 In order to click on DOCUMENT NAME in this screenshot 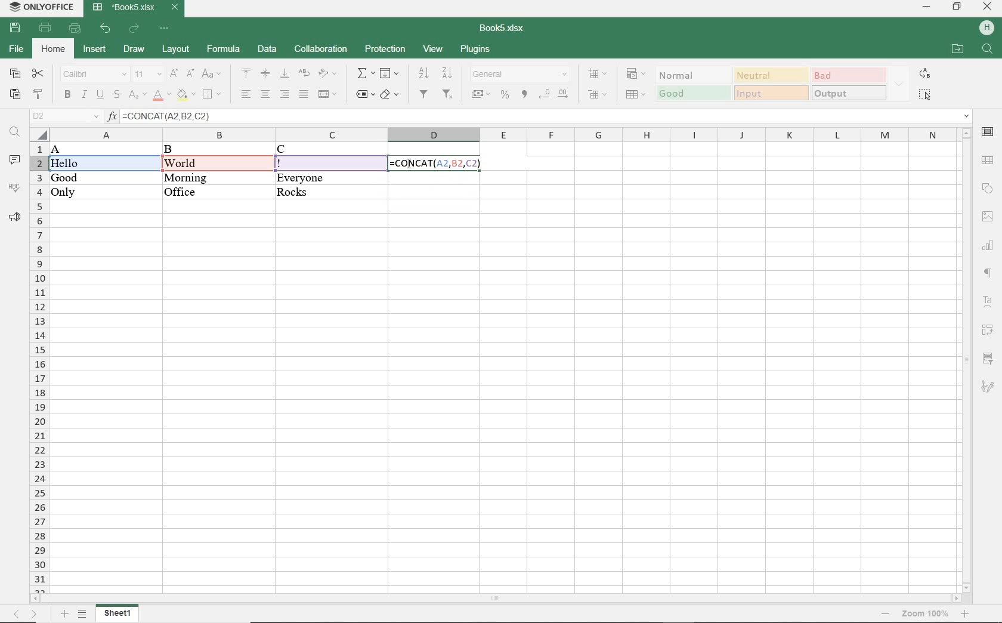, I will do `click(503, 29)`.